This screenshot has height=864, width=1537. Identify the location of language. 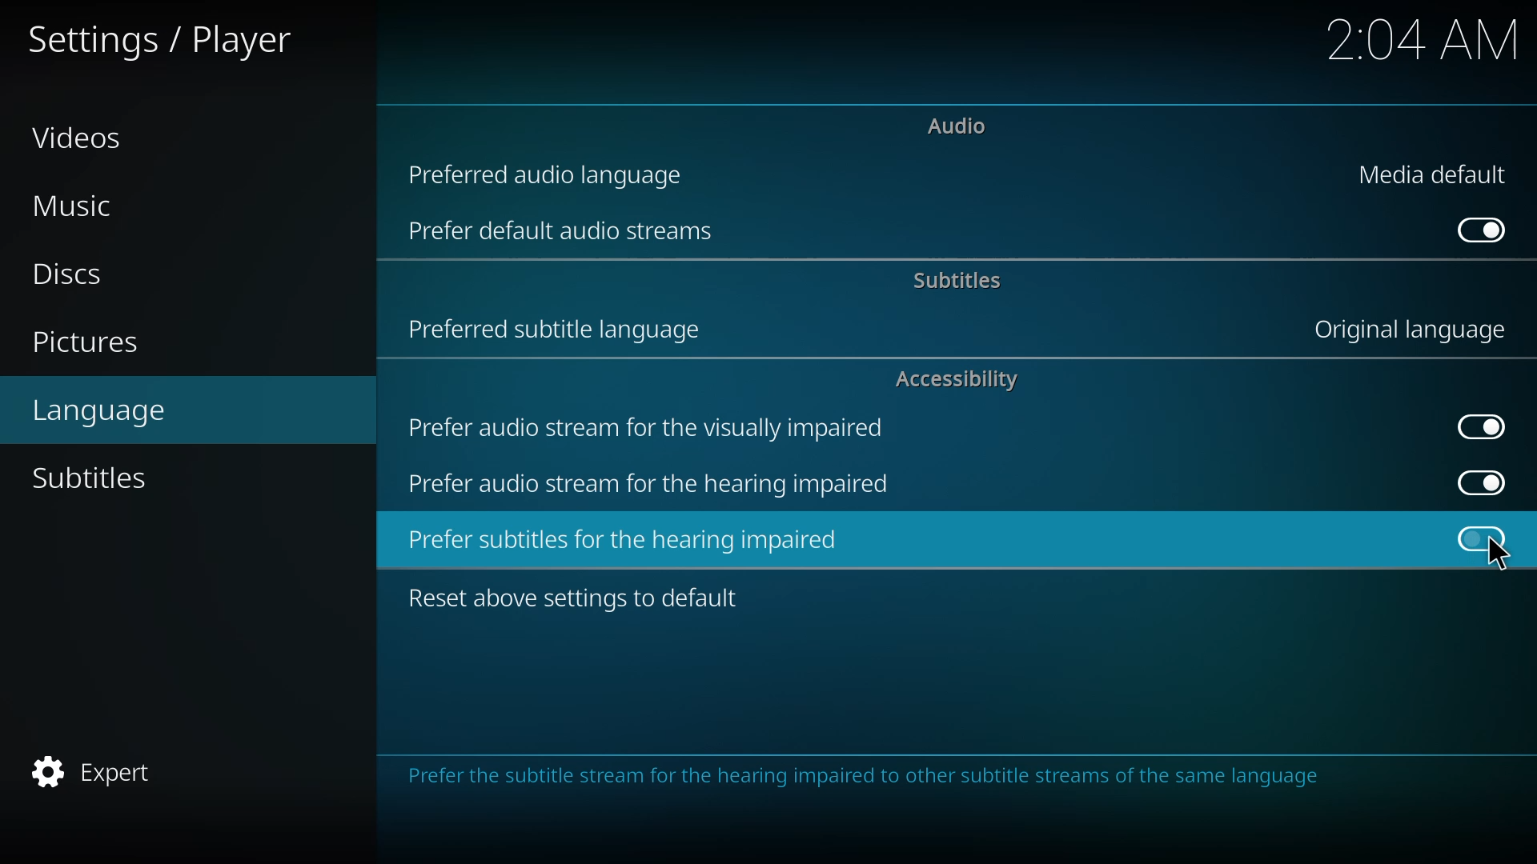
(102, 410).